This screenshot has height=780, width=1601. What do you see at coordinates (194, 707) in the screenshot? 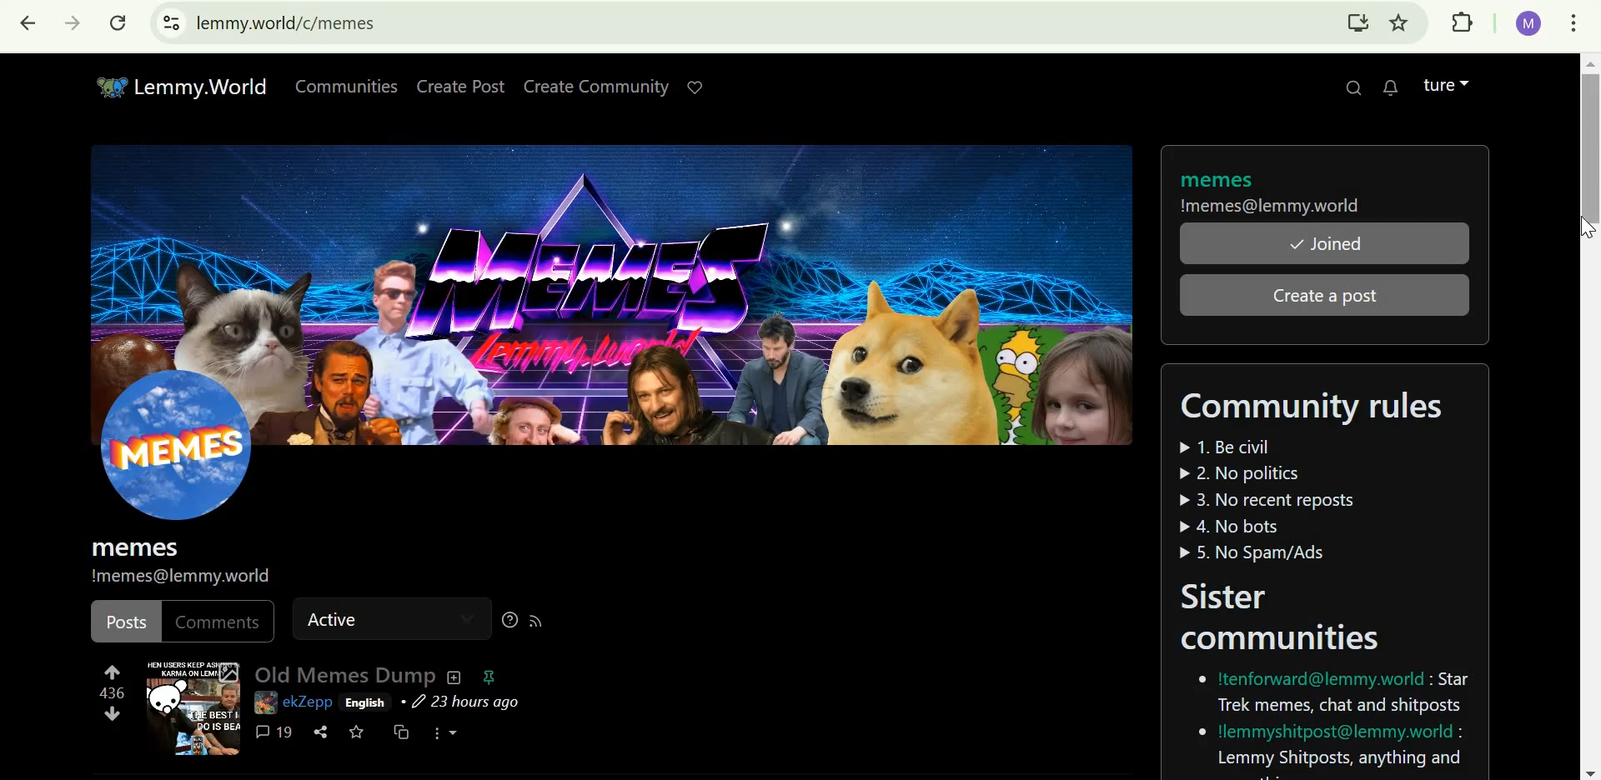
I see `expand here` at bounding box center [194, 707].